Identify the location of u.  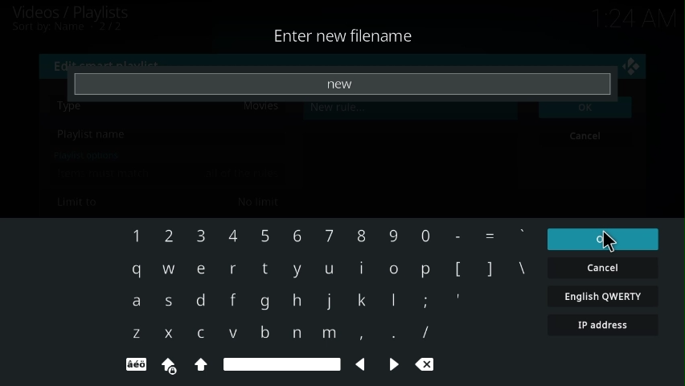
(330, 269).